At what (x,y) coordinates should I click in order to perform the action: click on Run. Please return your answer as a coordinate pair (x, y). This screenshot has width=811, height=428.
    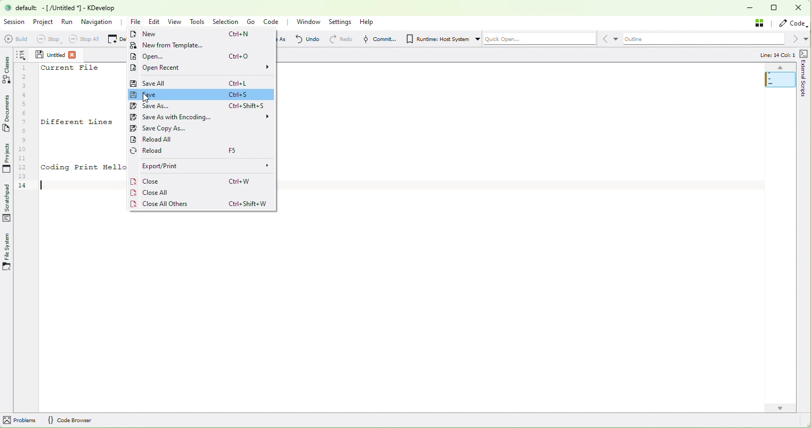
    Looking at the image, I should click on (68, 21).